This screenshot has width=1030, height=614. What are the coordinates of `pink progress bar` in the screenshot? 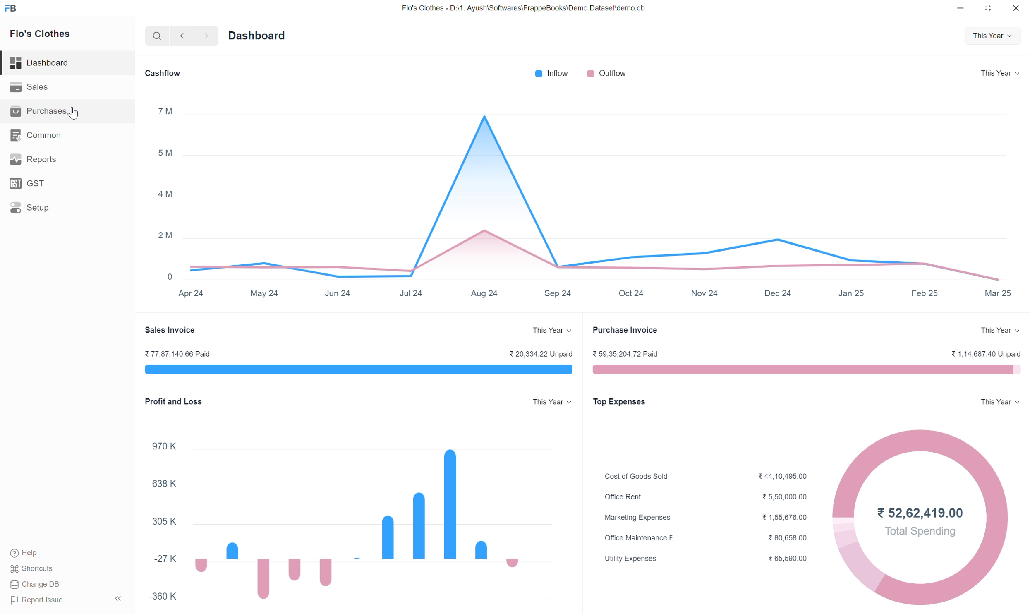 It's located at (807, 370).